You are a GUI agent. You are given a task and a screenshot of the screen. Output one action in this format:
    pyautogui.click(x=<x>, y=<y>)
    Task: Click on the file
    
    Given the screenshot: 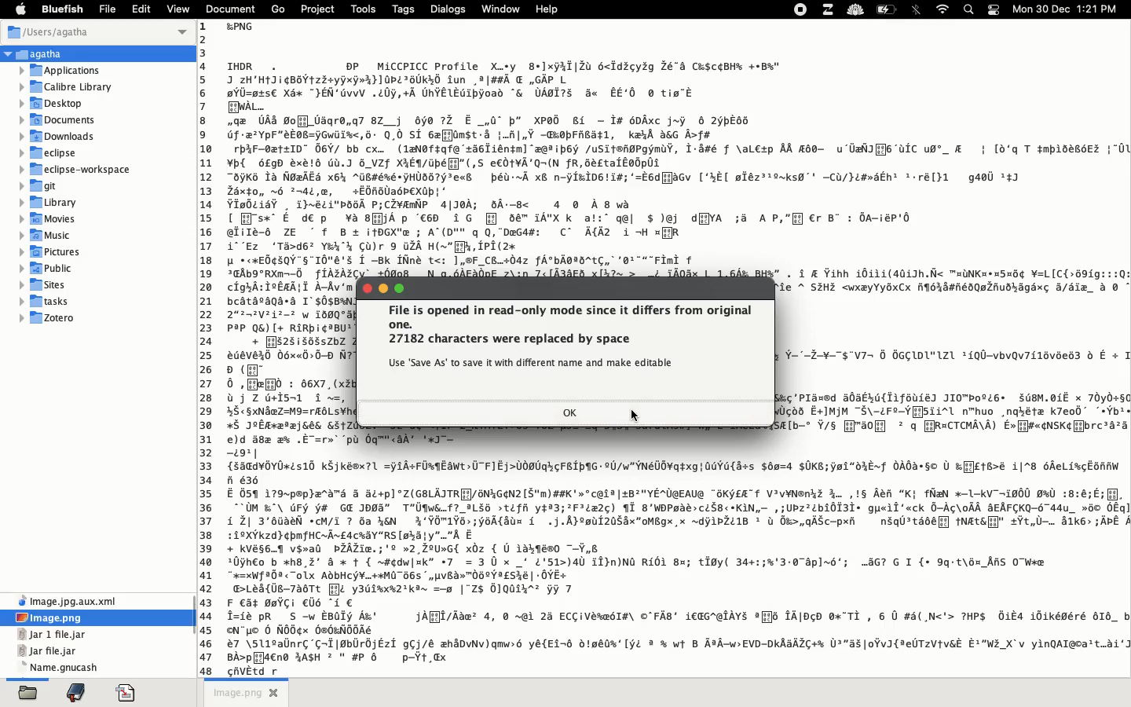 What is the action you would take?
    pyautogui.click(x=108, y=10)
    